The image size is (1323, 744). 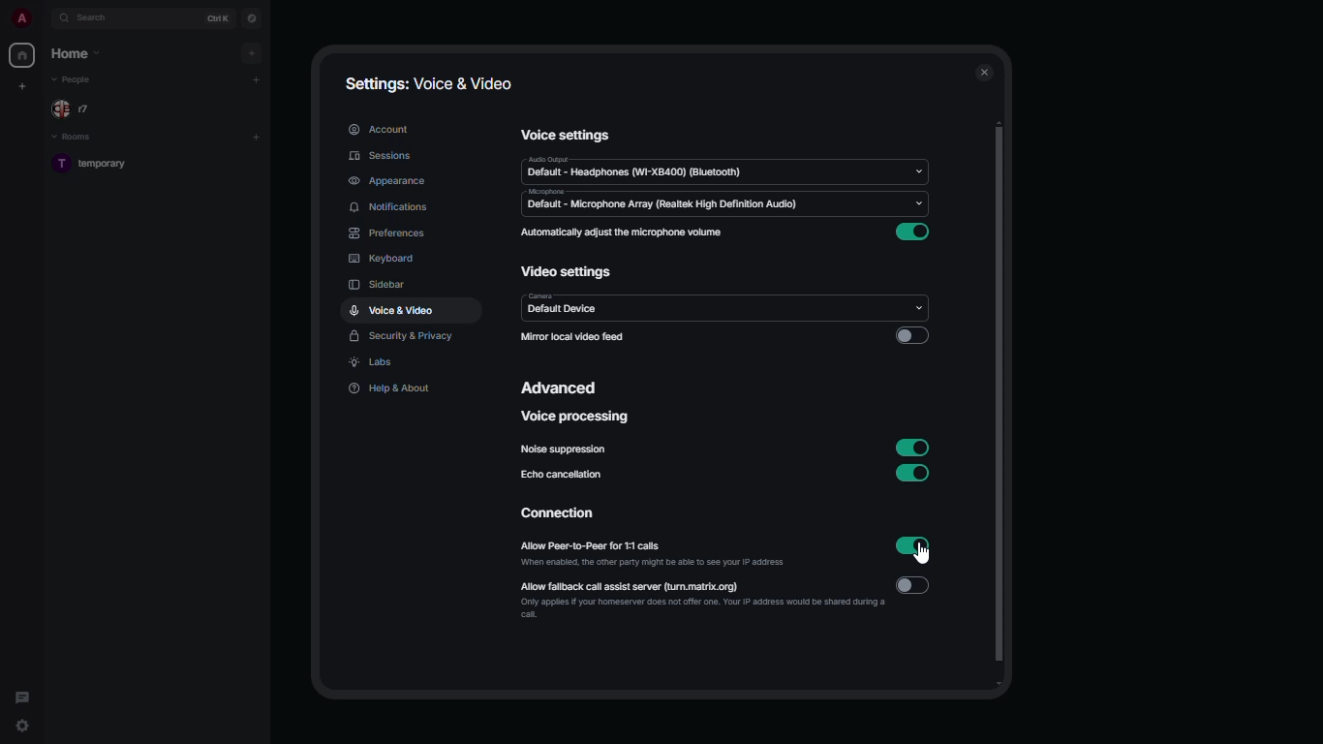 I want to click on add, so click(x=256, y=136).